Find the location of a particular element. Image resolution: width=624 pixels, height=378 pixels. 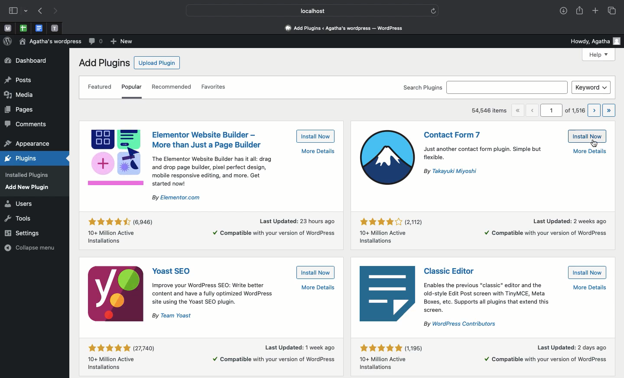

New is located at coordinates (121, 41).